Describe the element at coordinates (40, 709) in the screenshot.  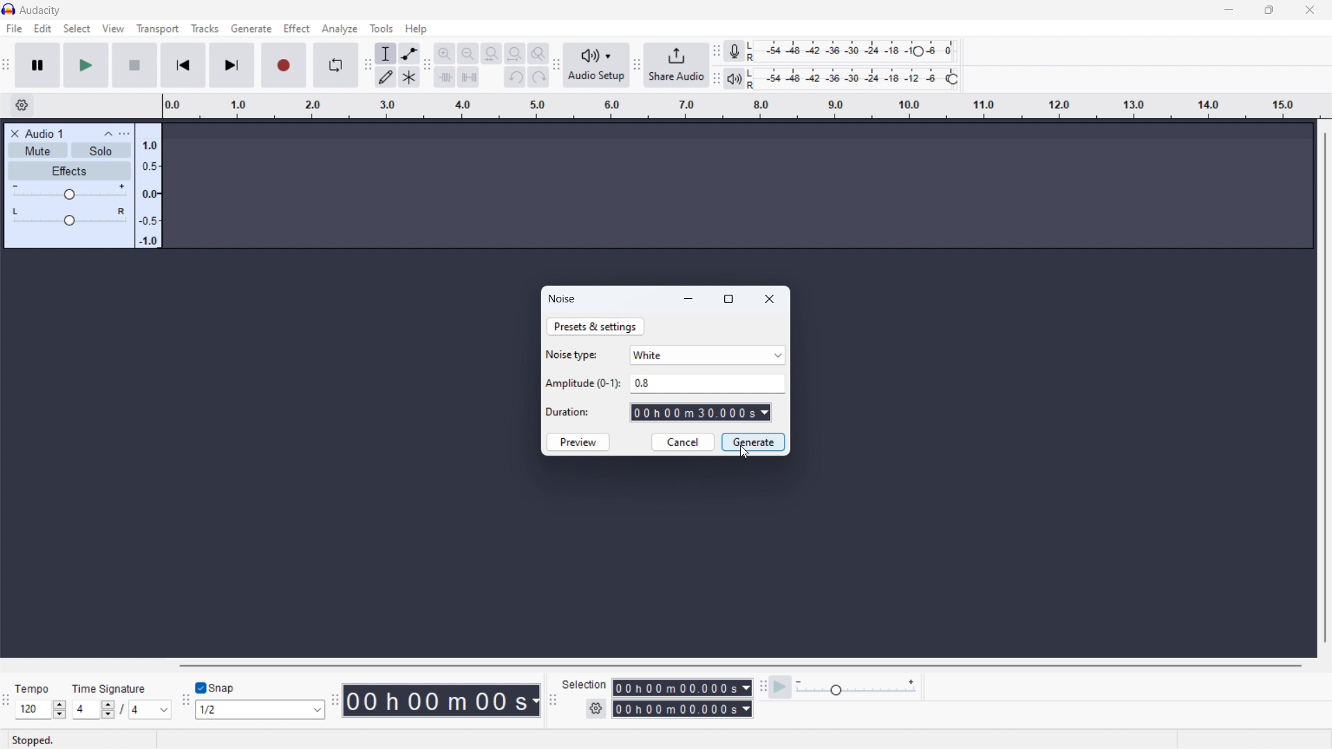
I see `select tempo` at that location.